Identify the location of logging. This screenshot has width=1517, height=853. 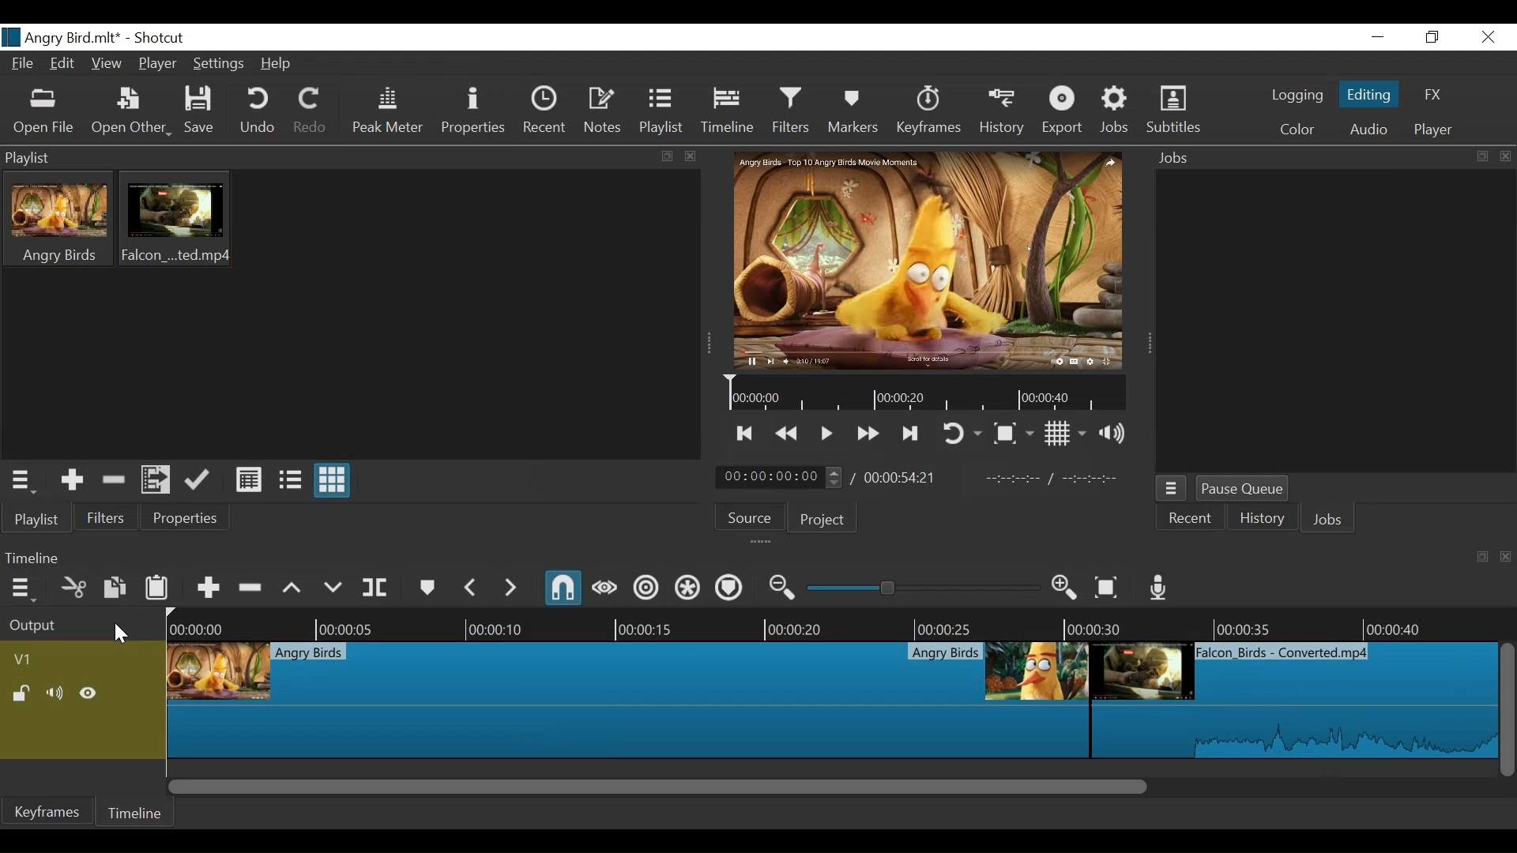
(1297, 95).